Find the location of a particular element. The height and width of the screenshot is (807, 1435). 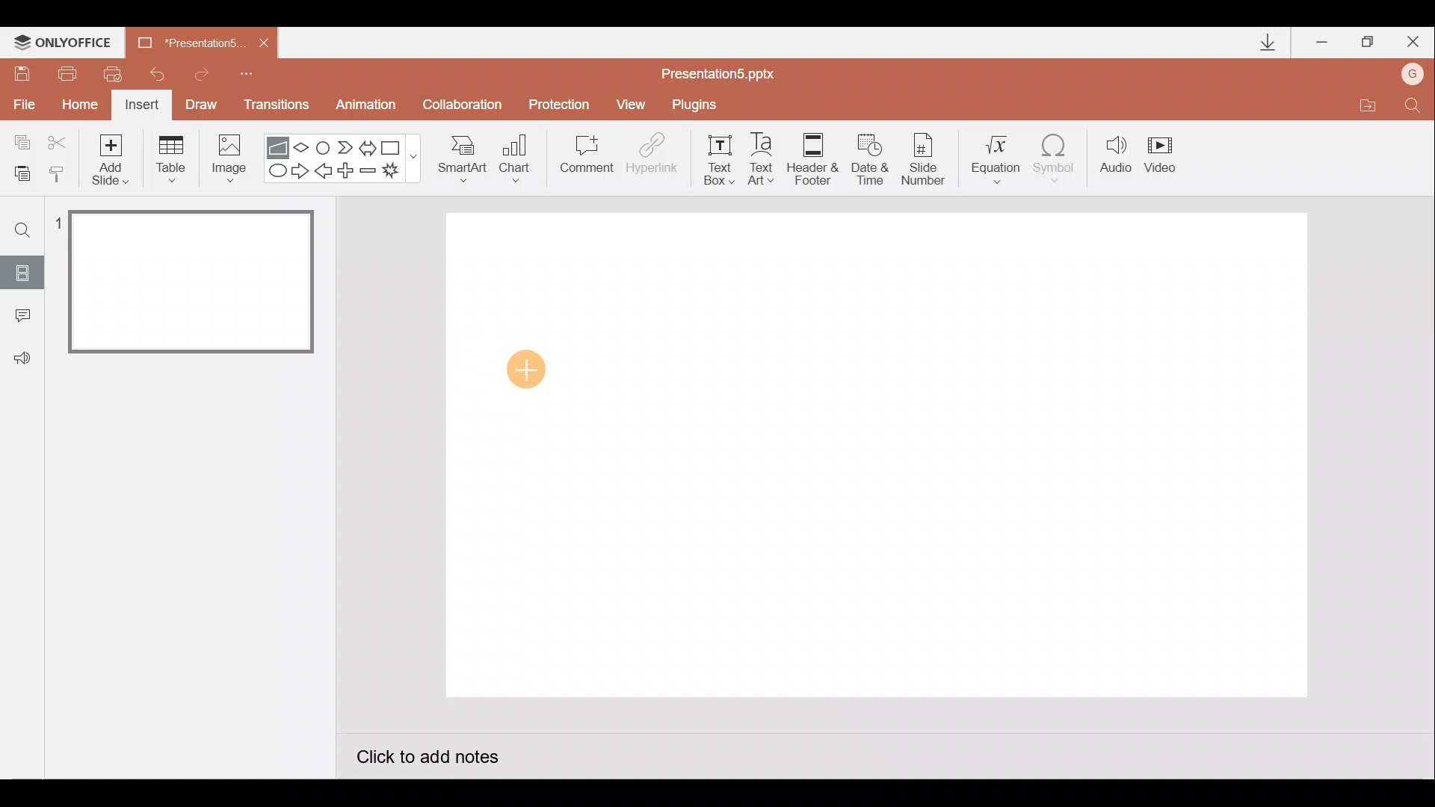

Comment is located at coordinates (584, 159).